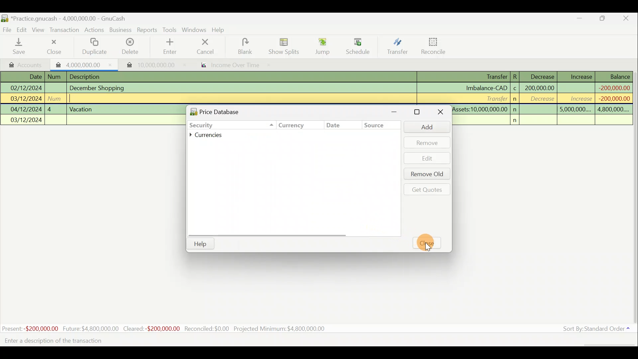 The image size is (638, 359). I want to click on Price database, so click(230, 111).